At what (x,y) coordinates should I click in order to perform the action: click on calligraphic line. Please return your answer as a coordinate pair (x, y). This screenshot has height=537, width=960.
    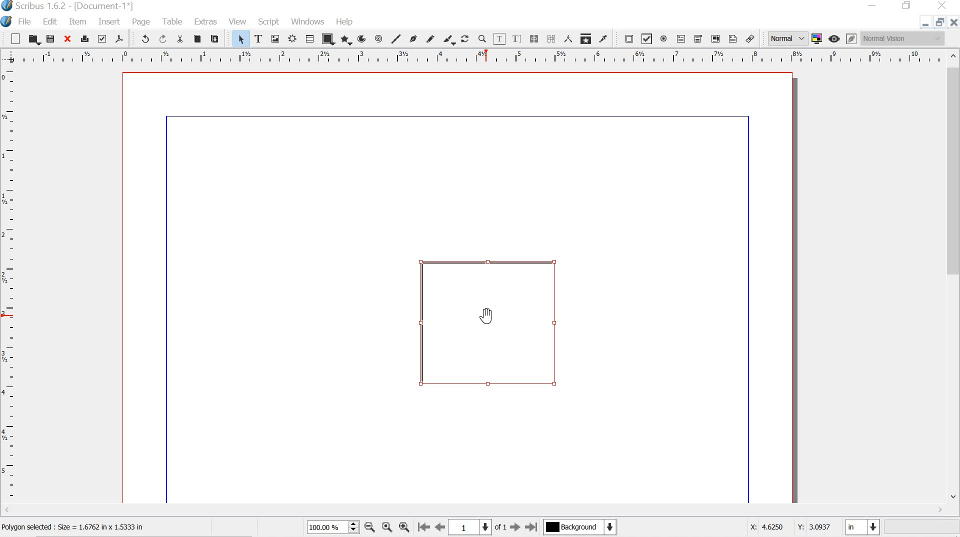
    Looking at the image, I should click on (449, 39).